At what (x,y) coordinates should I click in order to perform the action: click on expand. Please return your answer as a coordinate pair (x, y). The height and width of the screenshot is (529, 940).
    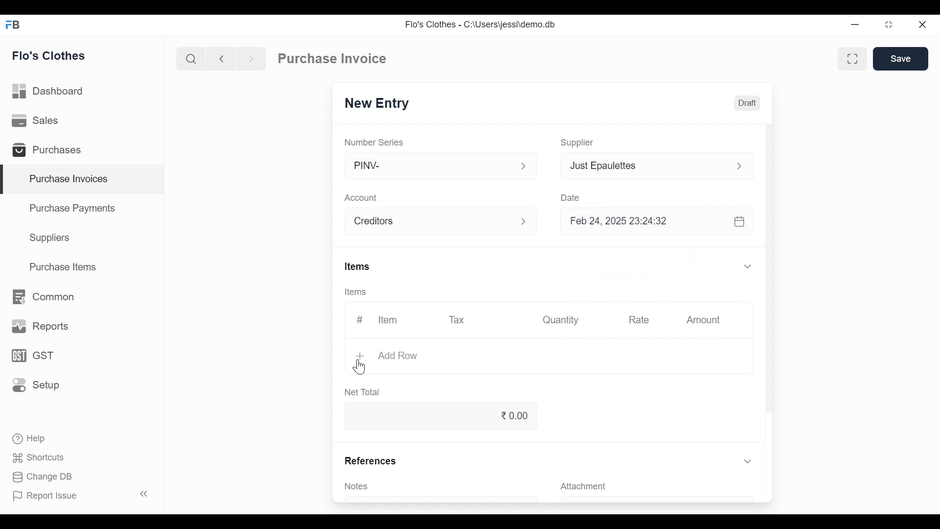
    Looking at the image, I should click on (523, 166).